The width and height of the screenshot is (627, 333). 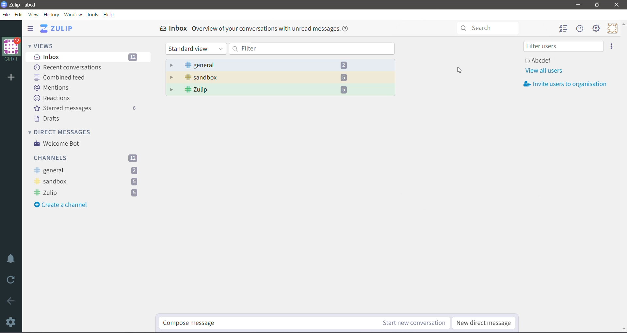 What do you see at coordinates (52, 15) in the screenshot?
I see `History` at bounding box center [52, 15].